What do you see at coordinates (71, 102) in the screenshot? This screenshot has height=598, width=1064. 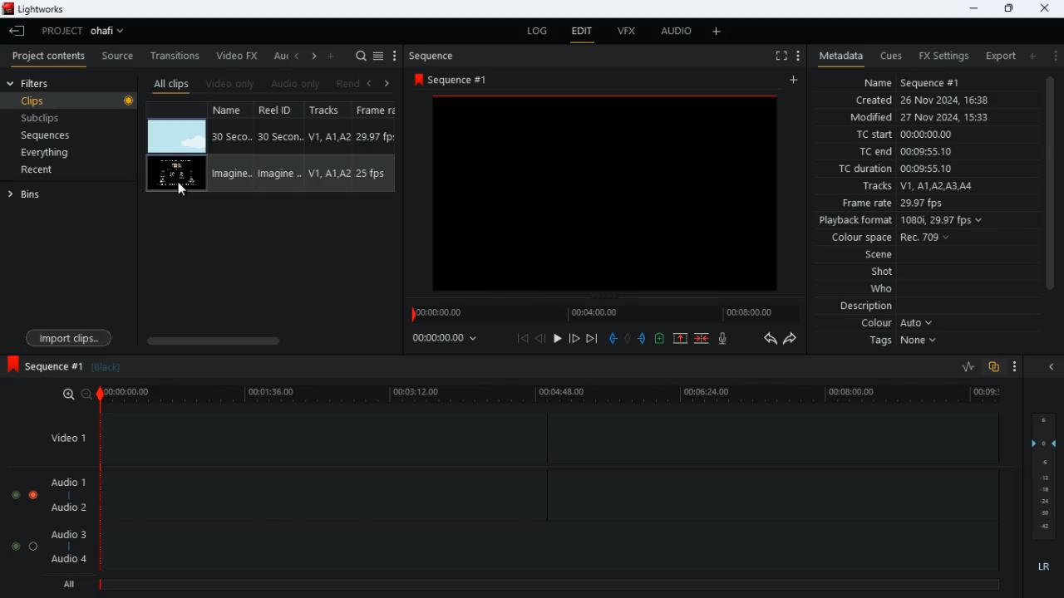 I see `clips` at bounding box center [71, 102].